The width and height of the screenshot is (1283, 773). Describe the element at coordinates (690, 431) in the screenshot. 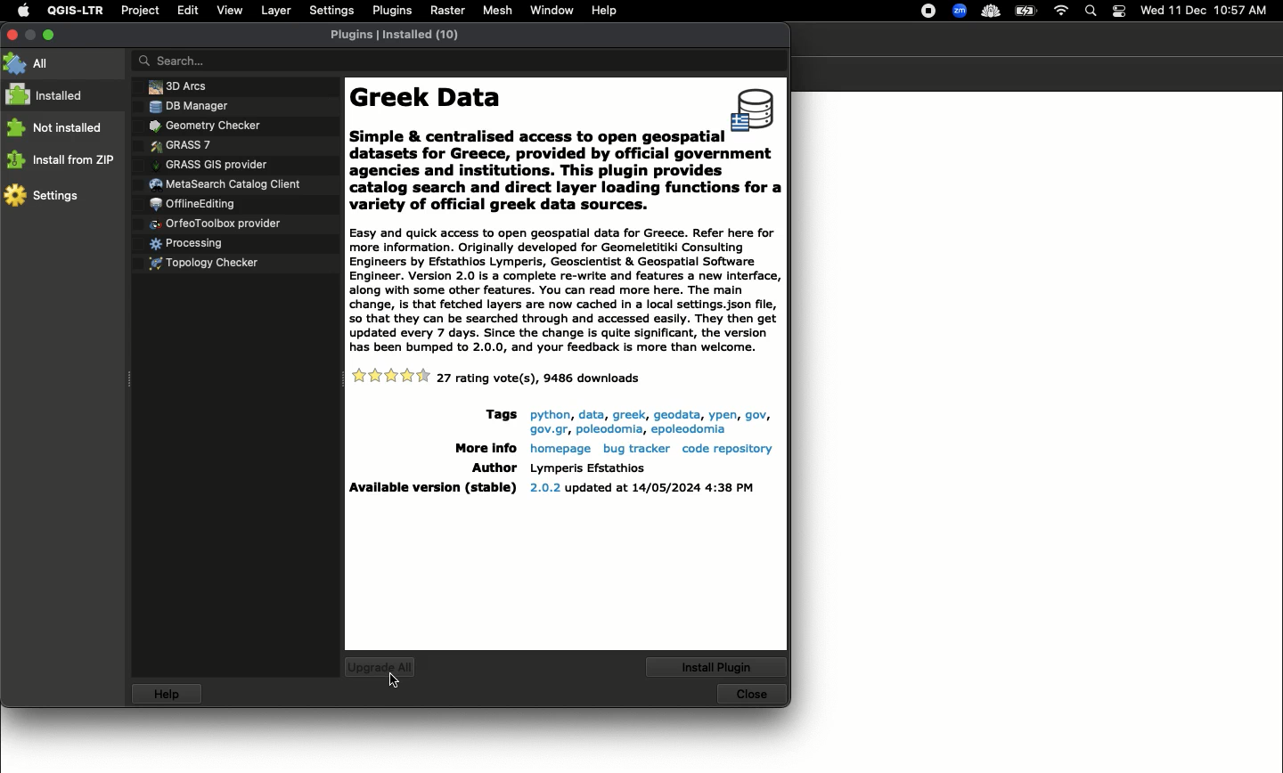

I see `epoleodomia` at that location.